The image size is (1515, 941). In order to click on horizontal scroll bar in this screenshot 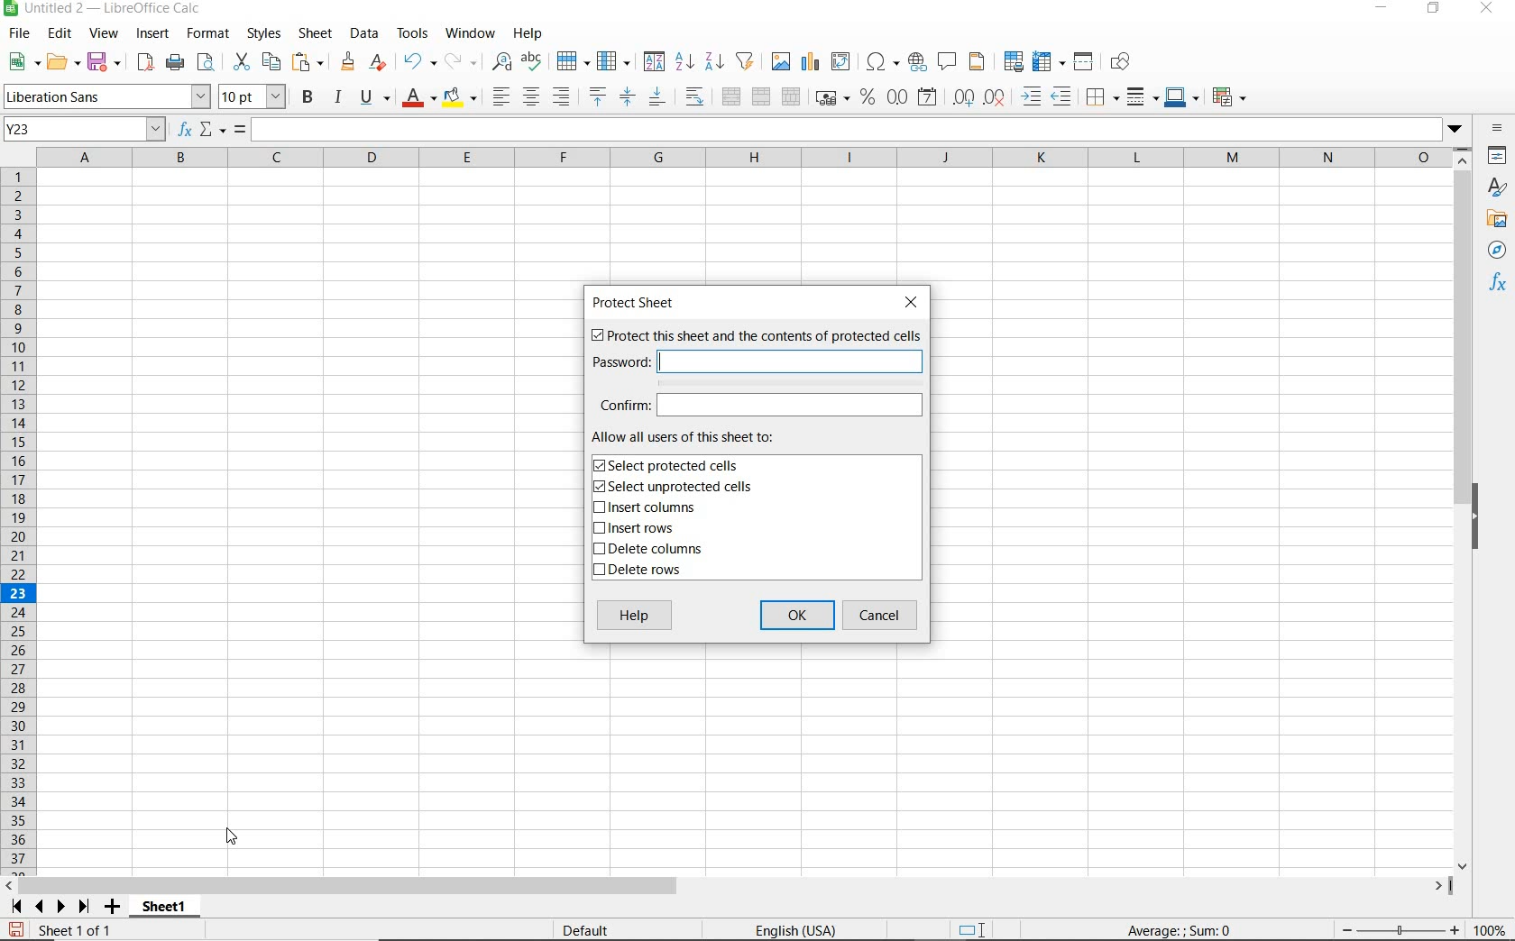, I will do `click(739, 883)`.